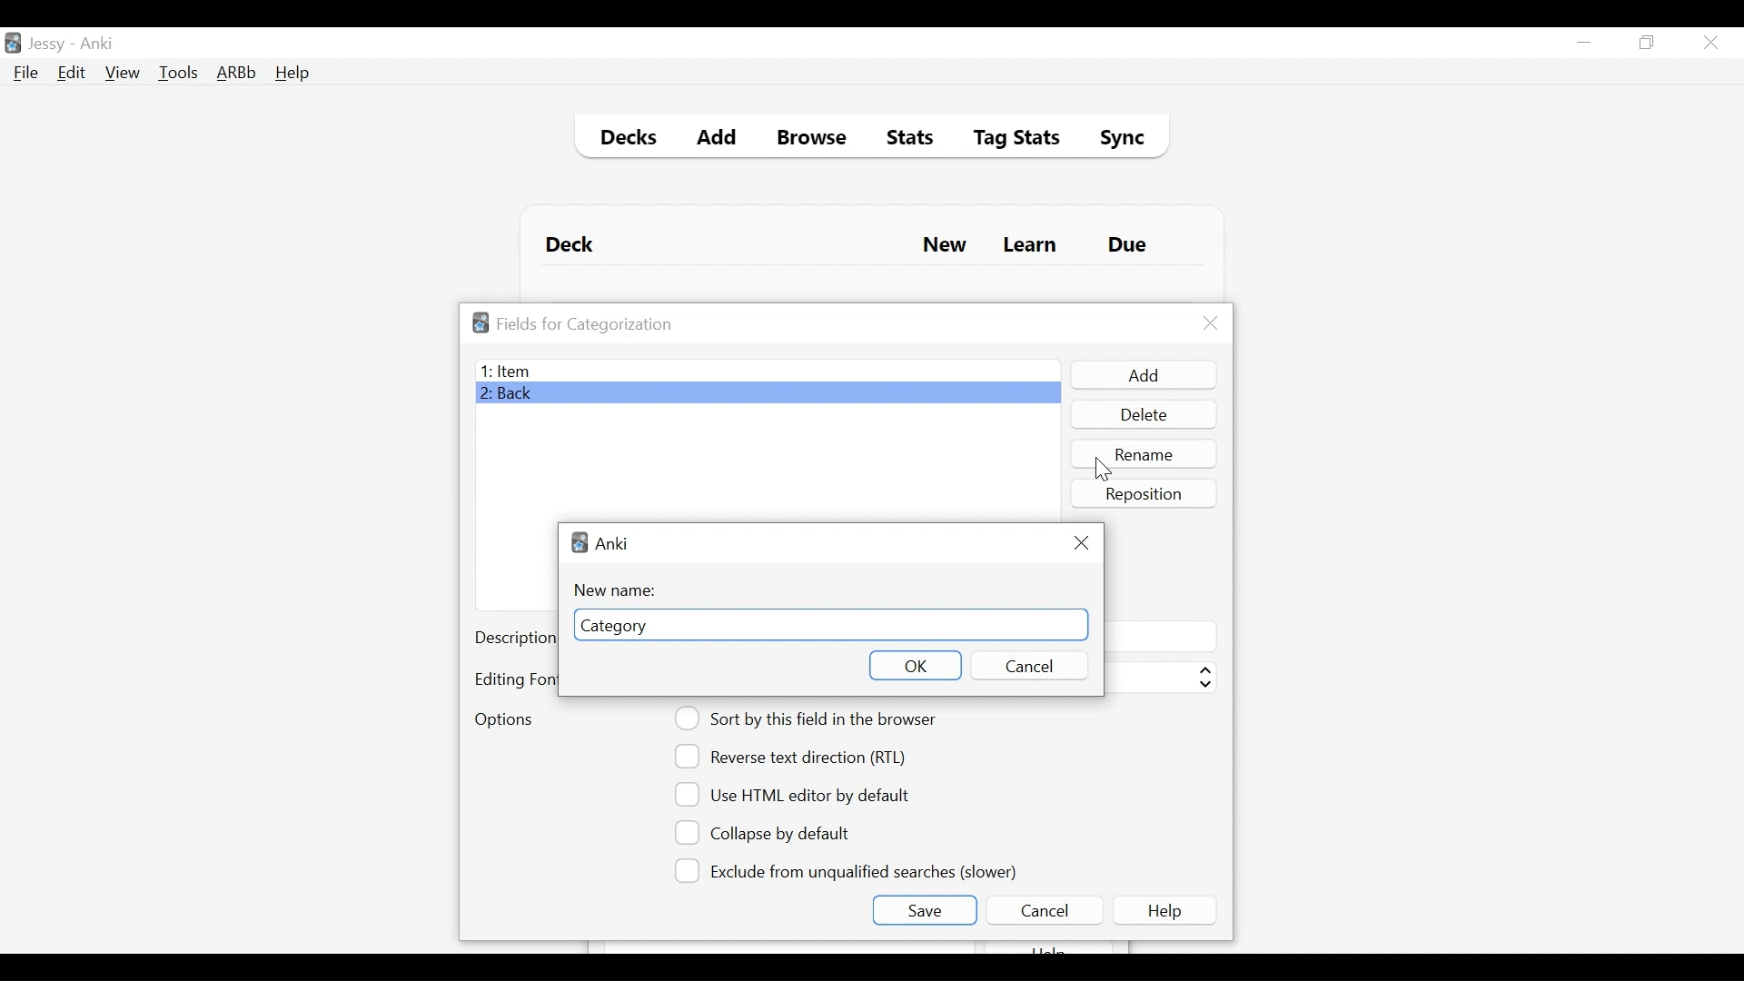  Describe the element at coordinates (580, 542) in the screenshot. I see `Anki logo` at that location.